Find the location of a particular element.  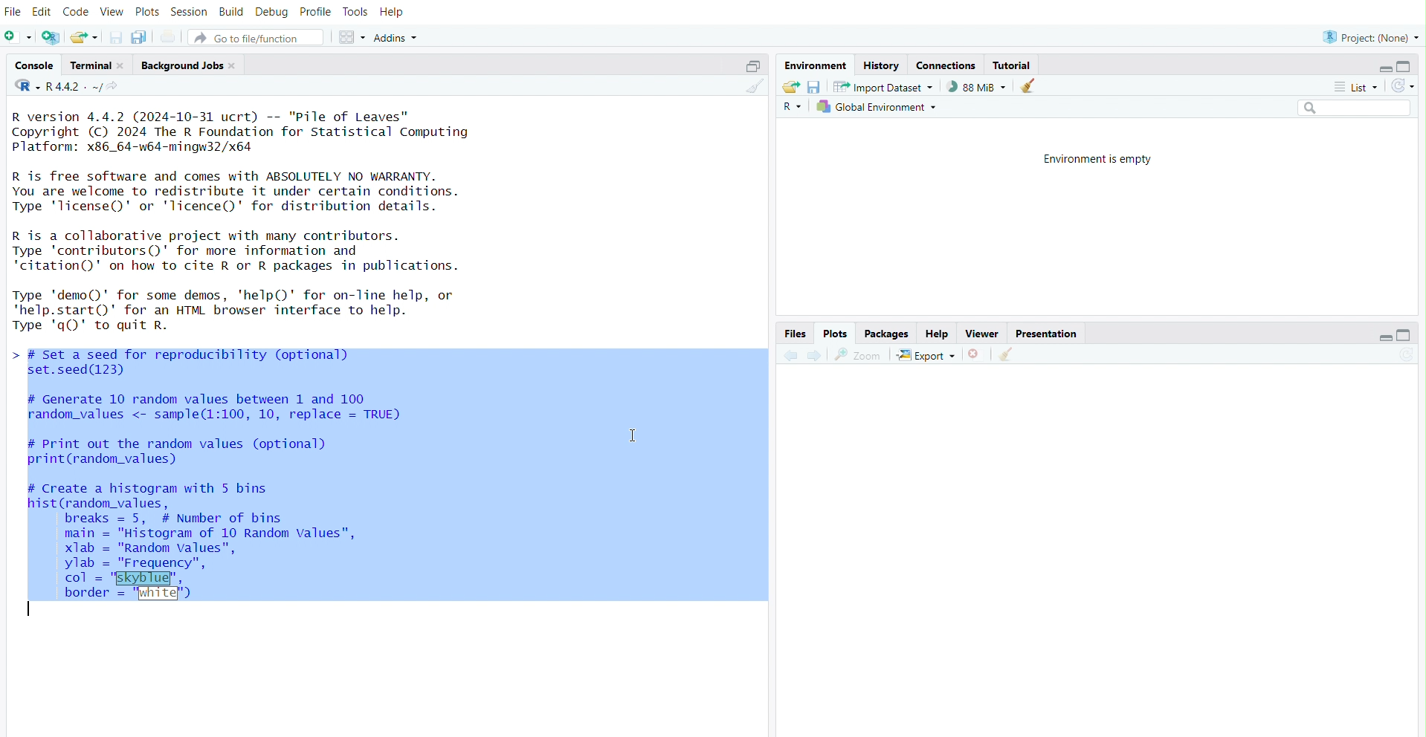

clear objects from the workspace is located at coordinates (1030, 86).